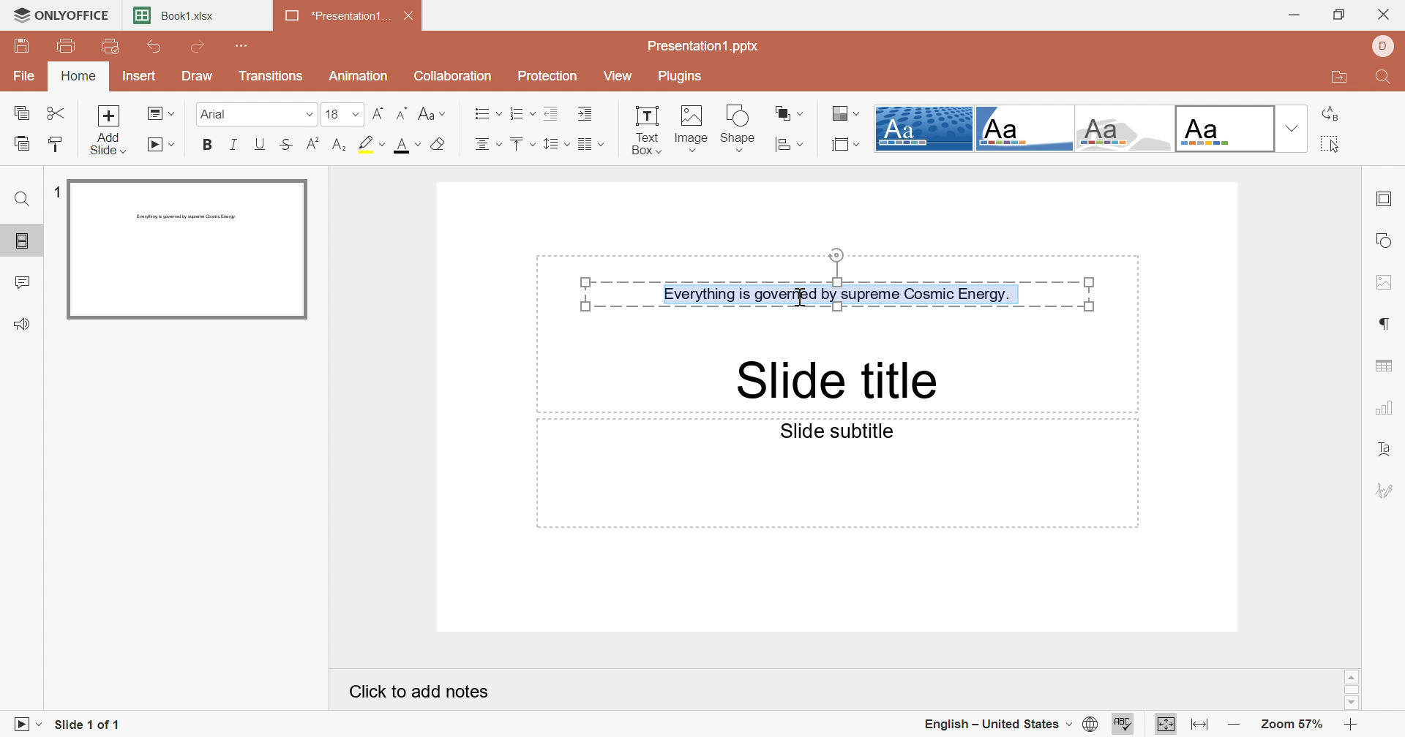 The image size is (1405, 737). I want to click on Shape settings, so click(1388, 238).